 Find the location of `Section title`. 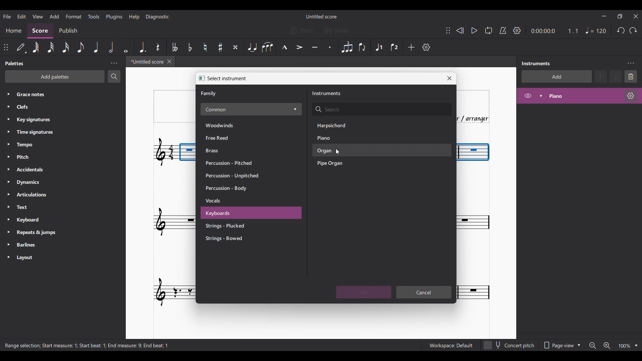

Section title is located at coordinates (209, 94).